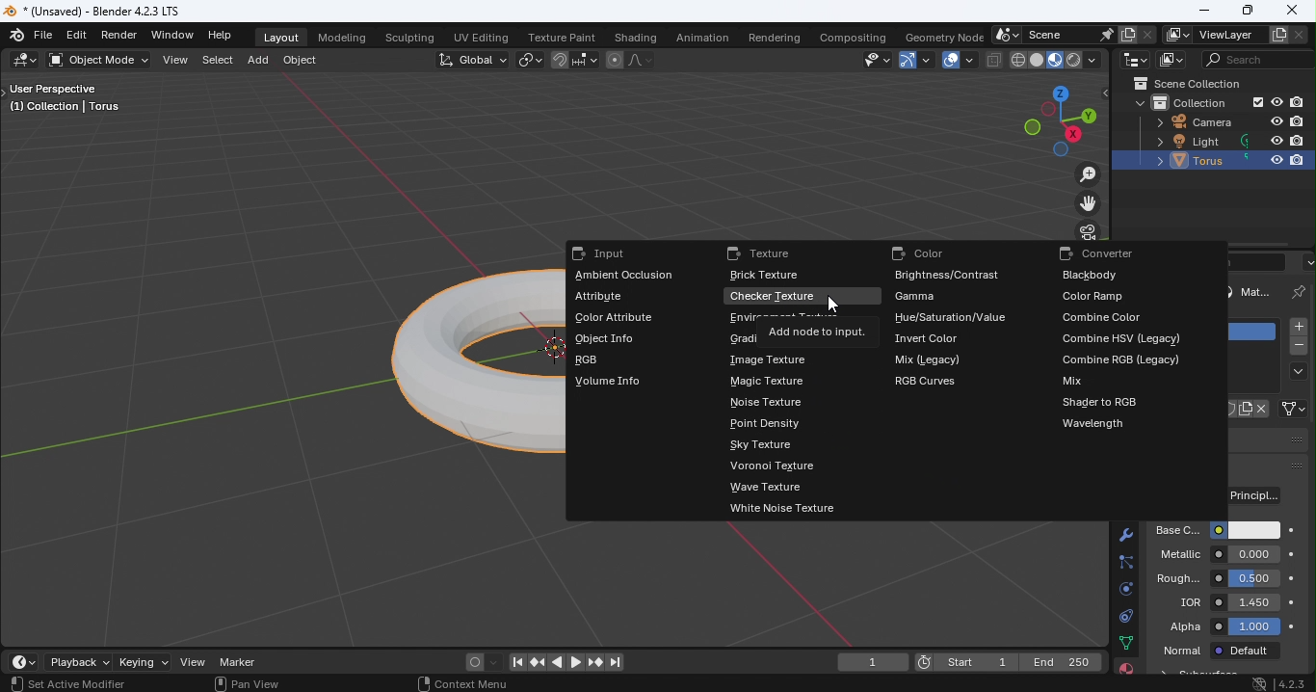 The image size is (1316, 692). What do you see at coordinates (590, 360) in the screenshot?
I see `RGB` at bounding box center [590, 360].